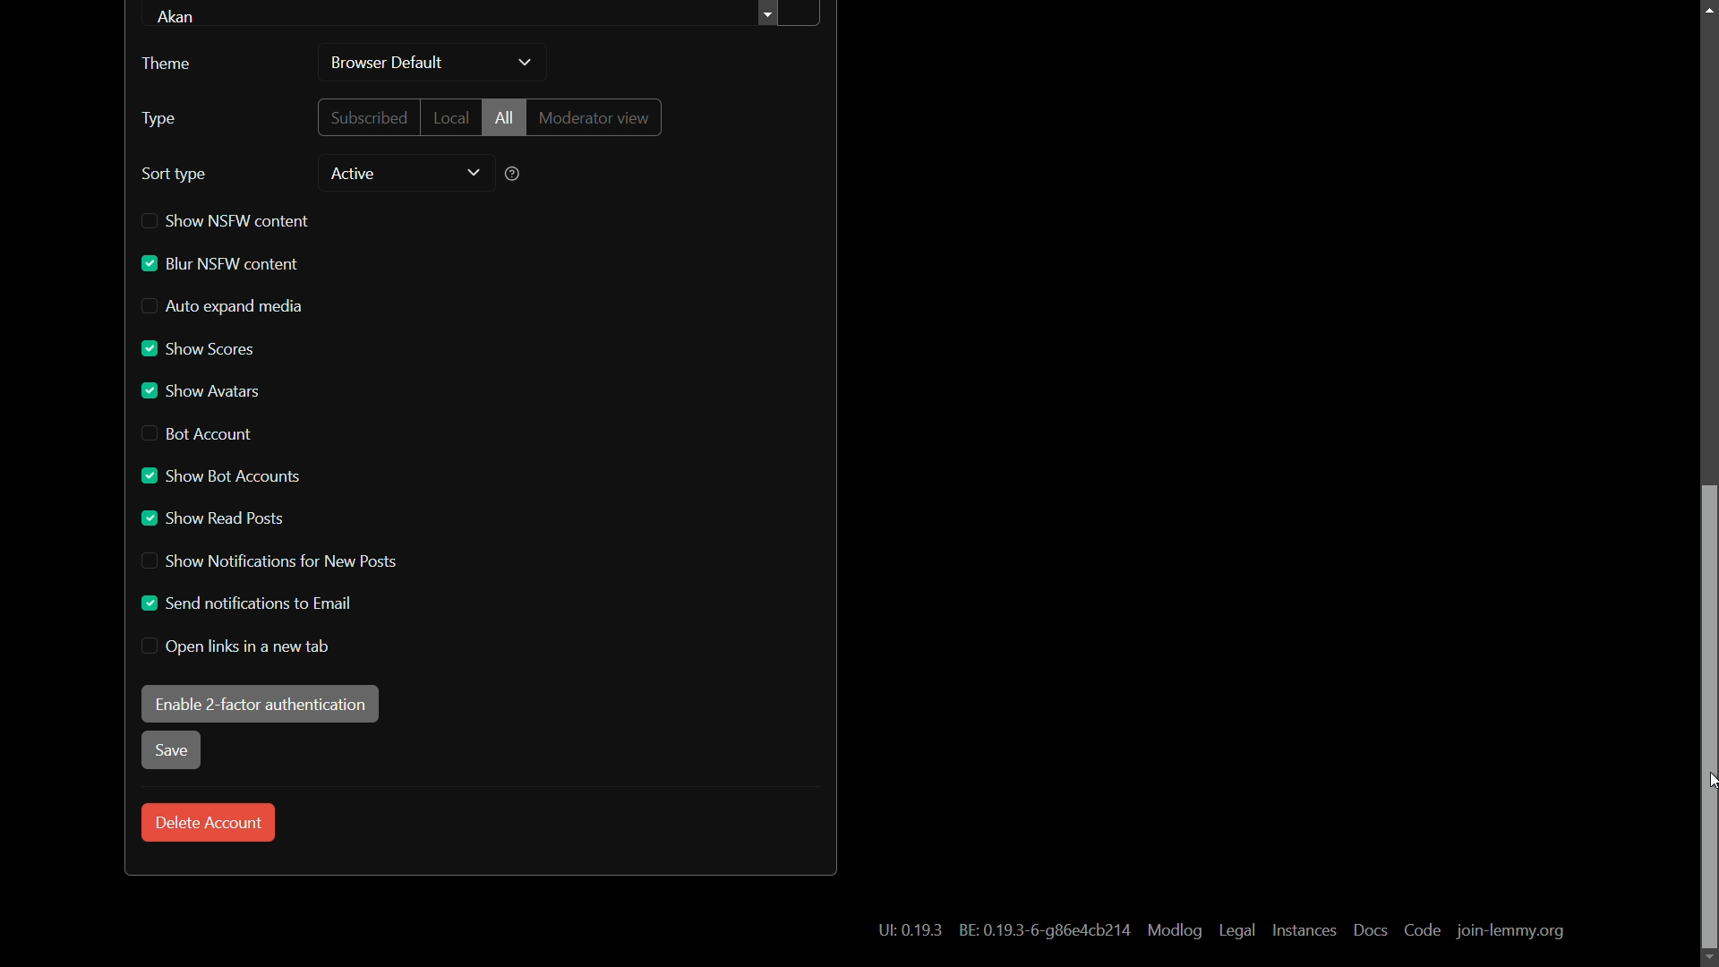  Describe the element at coordinates (389, 64) in the screenshot. I see `browser default` at that location.